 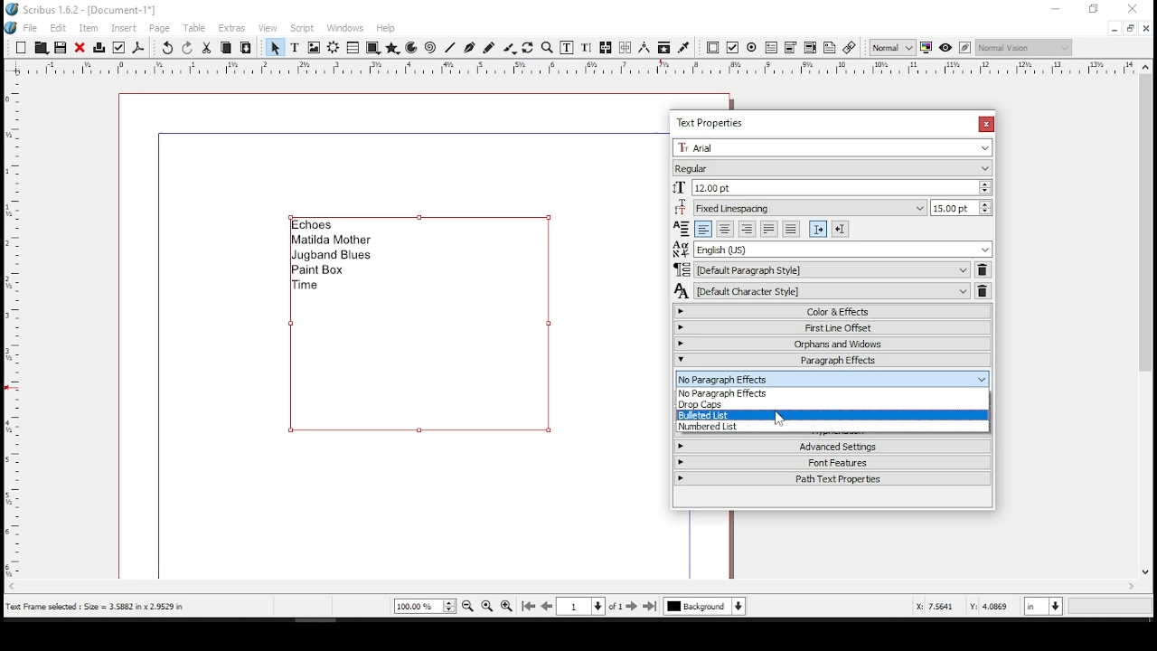 What do you see at coordinates (833, 327) in the screenshot?
I see `first line offset` at bounding box center [833, 327].